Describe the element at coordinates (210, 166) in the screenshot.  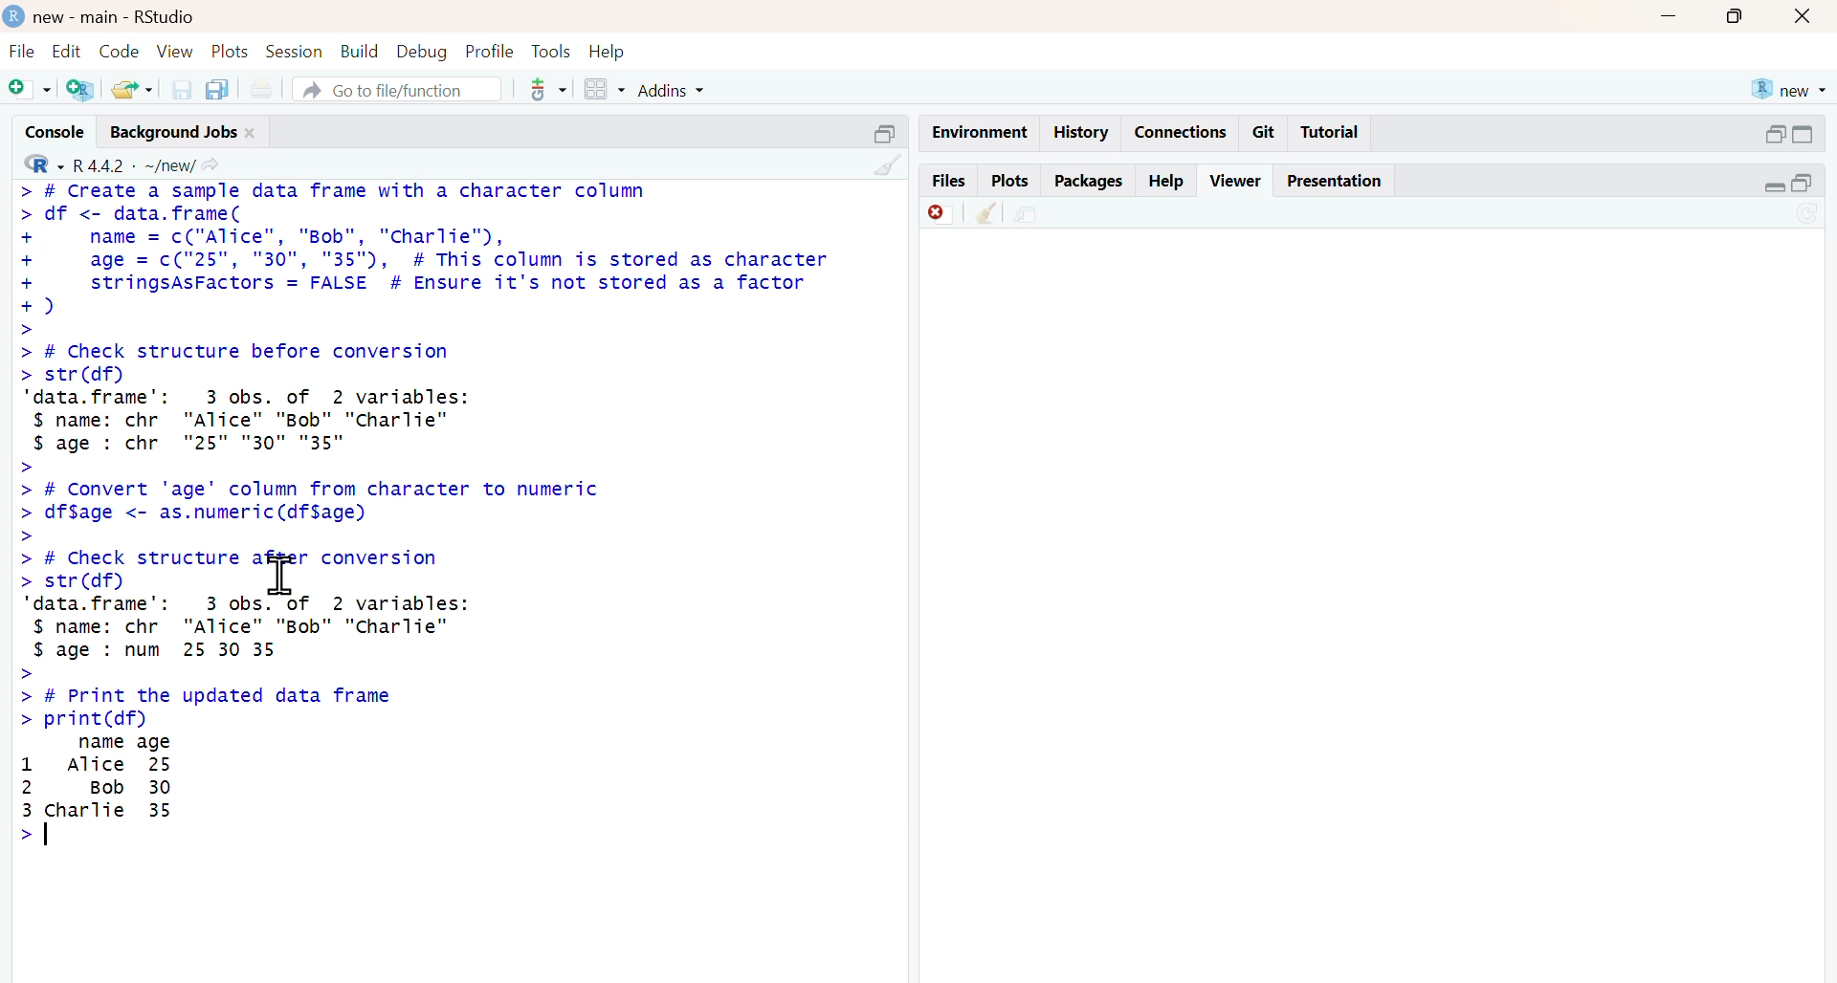
I see `share icon` at that location.